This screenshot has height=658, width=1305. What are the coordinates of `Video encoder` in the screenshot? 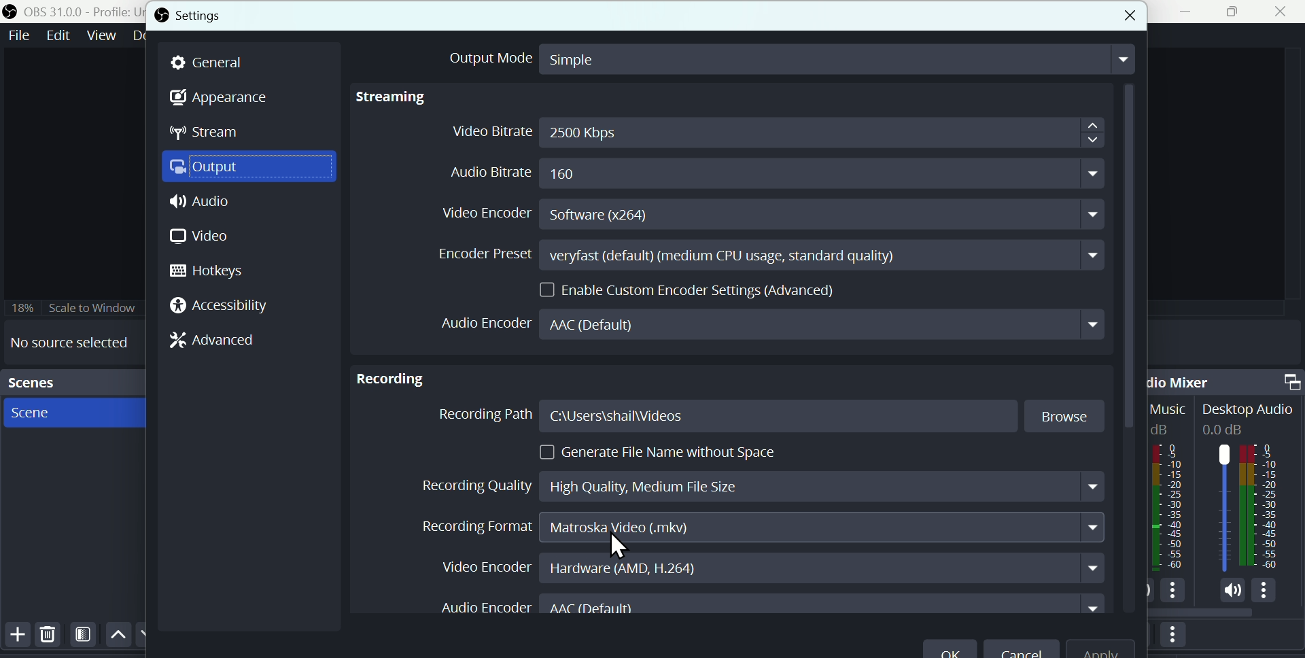 It's located at (778, 211).